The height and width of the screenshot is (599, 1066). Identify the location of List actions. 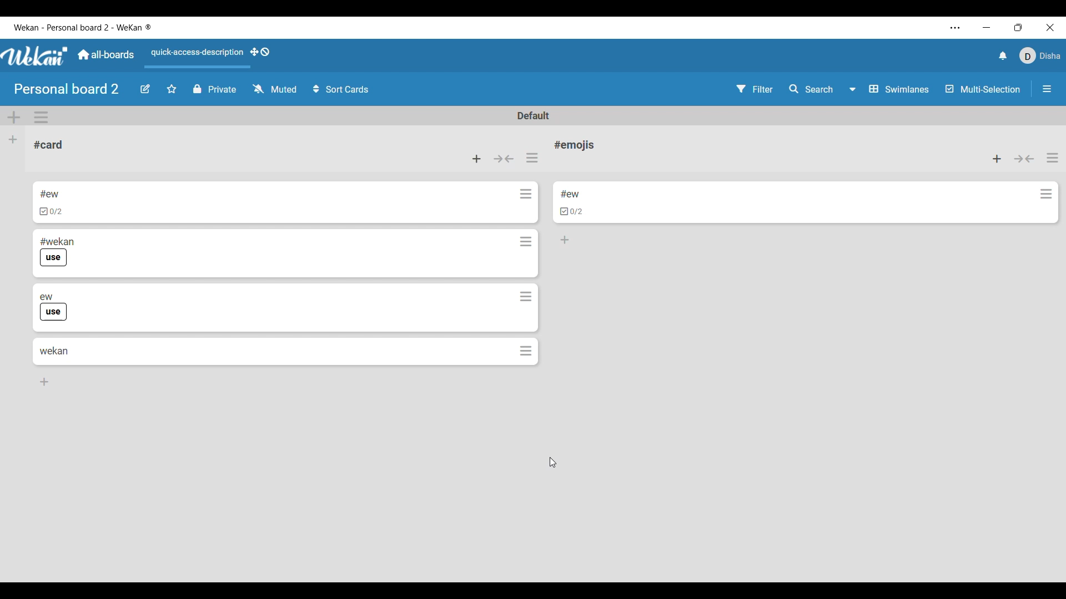
(532, 158).